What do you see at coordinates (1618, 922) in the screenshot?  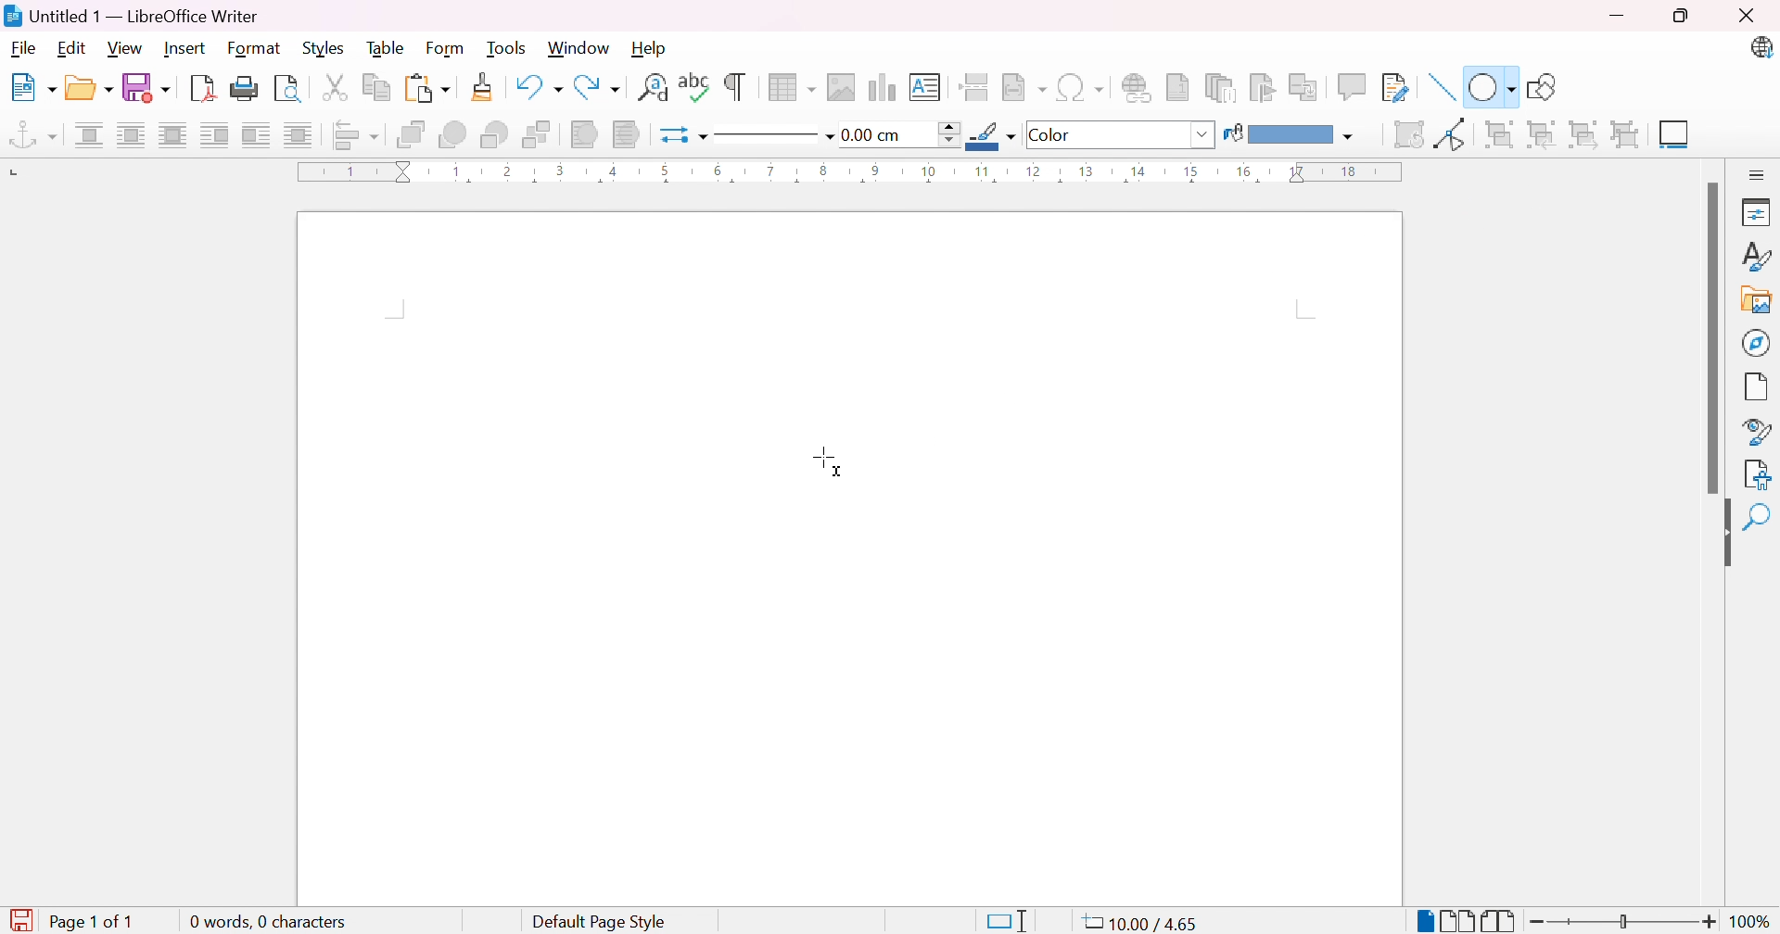 I see `Slider` at bounding box center [1618, 922].